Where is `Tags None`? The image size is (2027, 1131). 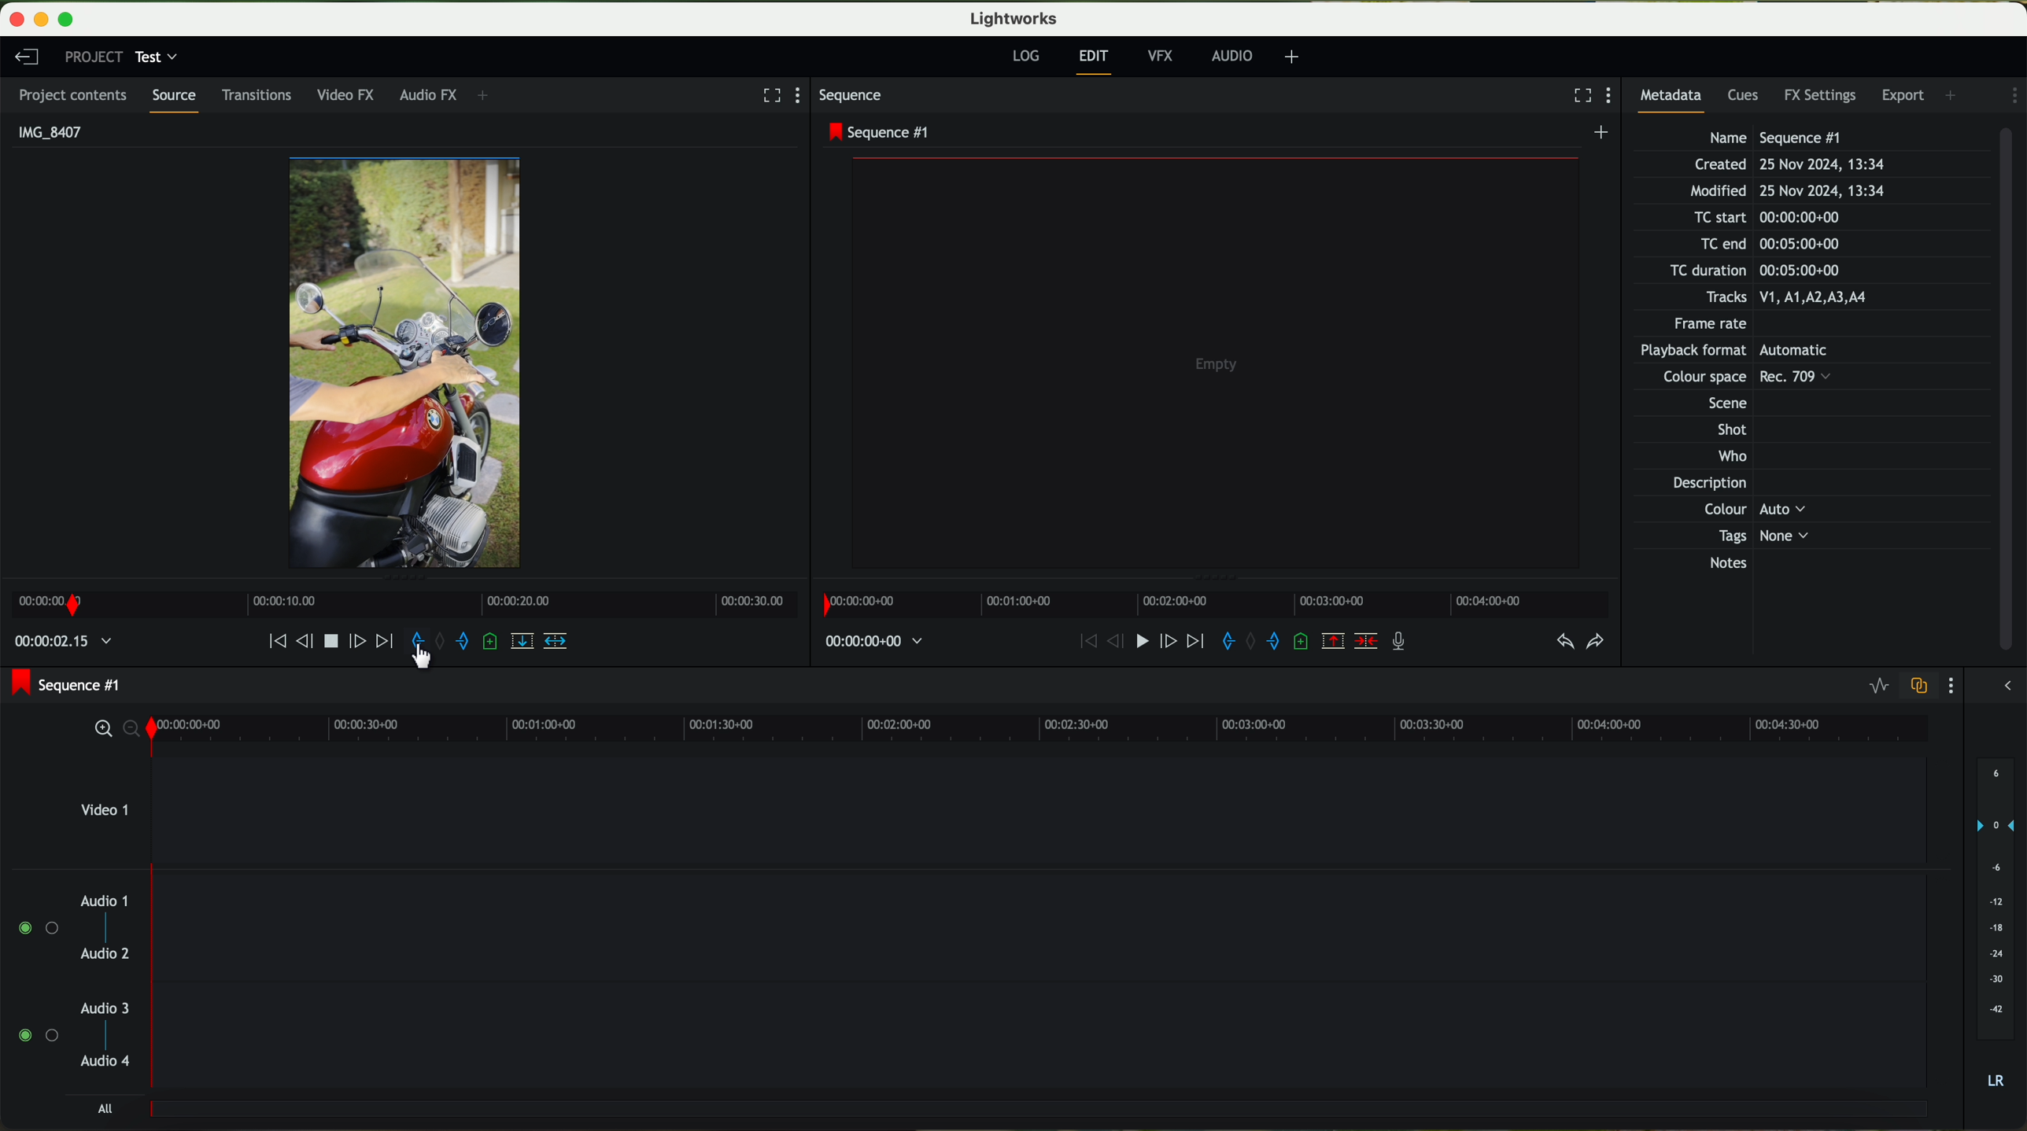 Tags None is located at coordinates (1759, 536).